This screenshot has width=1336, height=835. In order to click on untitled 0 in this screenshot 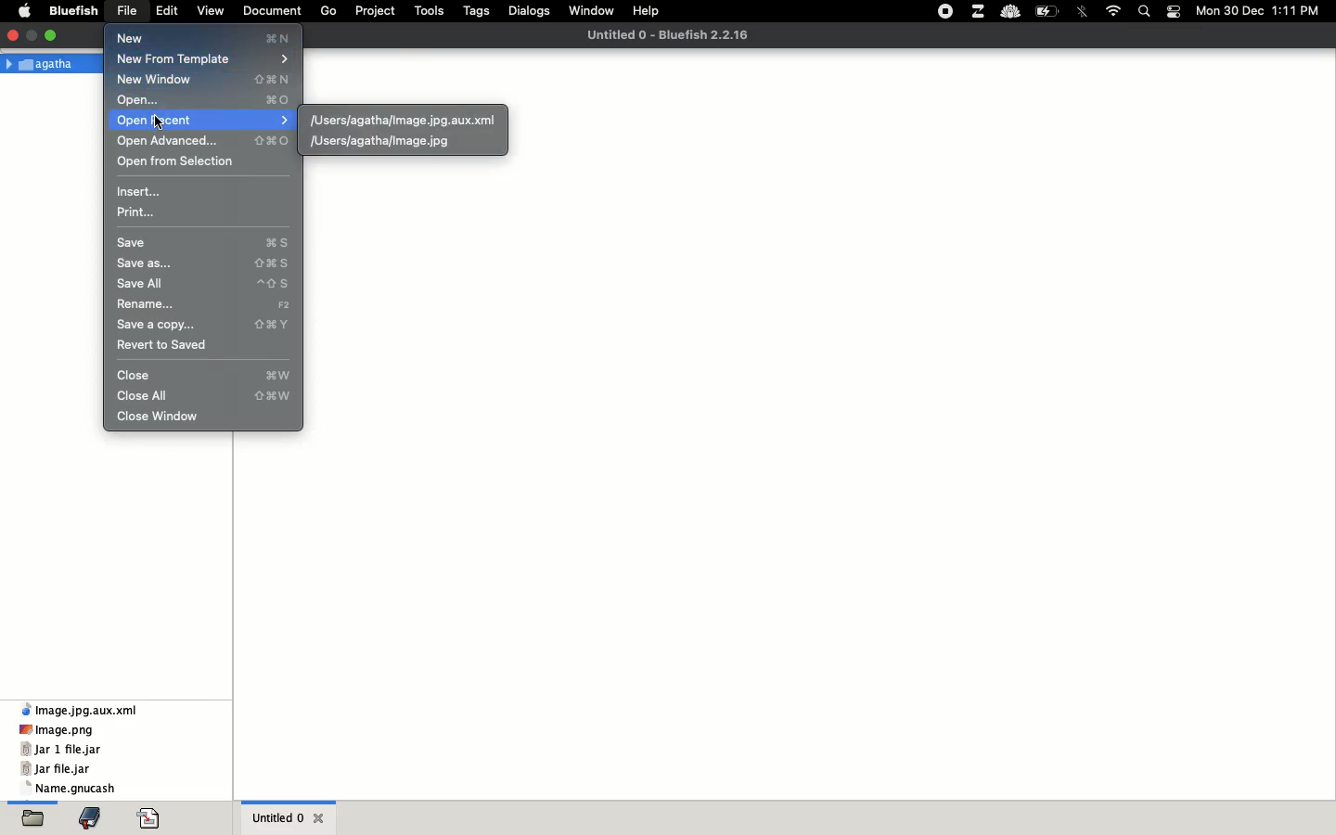, I will do `click(281, 819)`.